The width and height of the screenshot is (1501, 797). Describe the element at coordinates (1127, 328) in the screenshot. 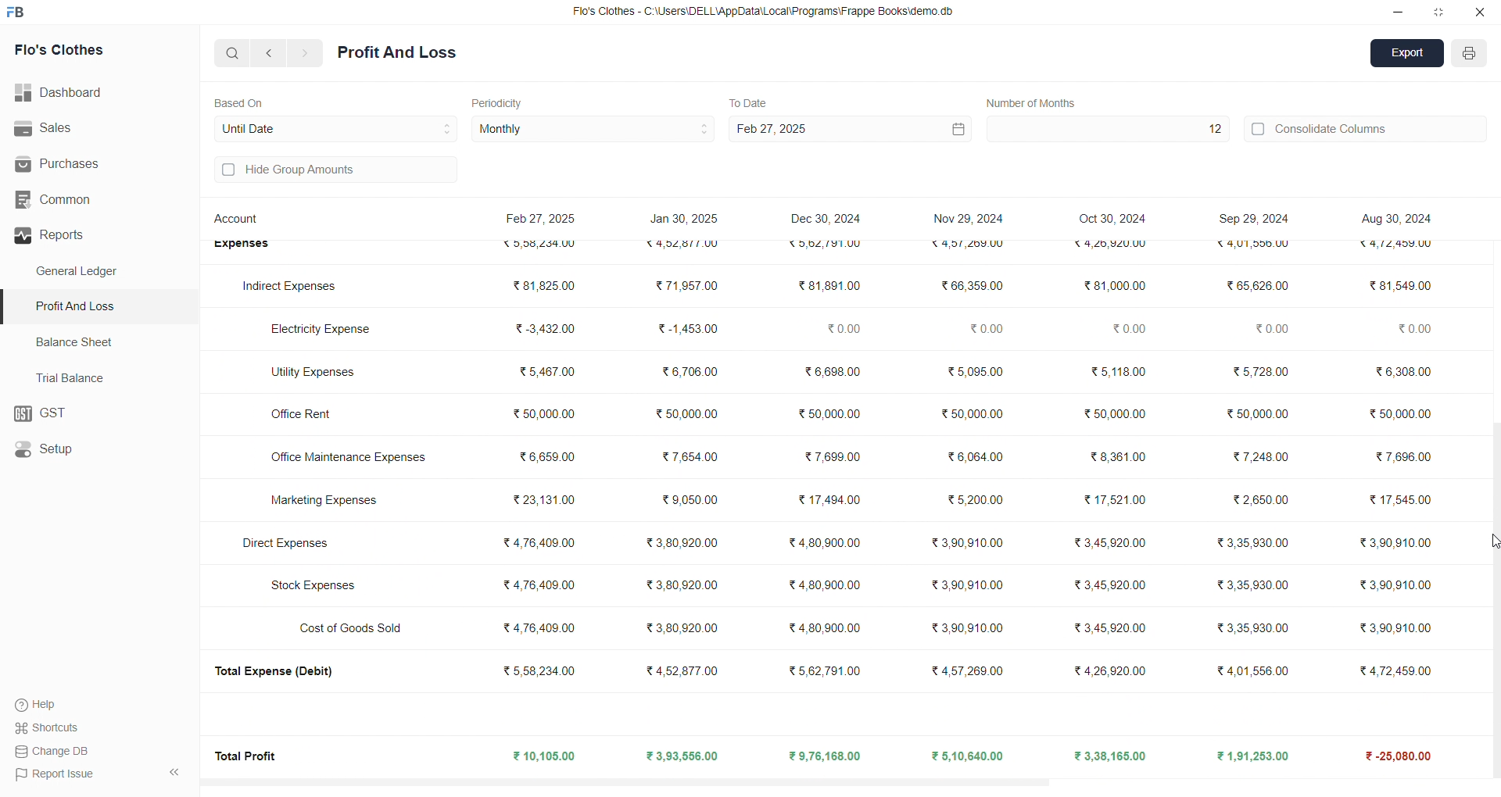

I see `₹0.00` at that location.